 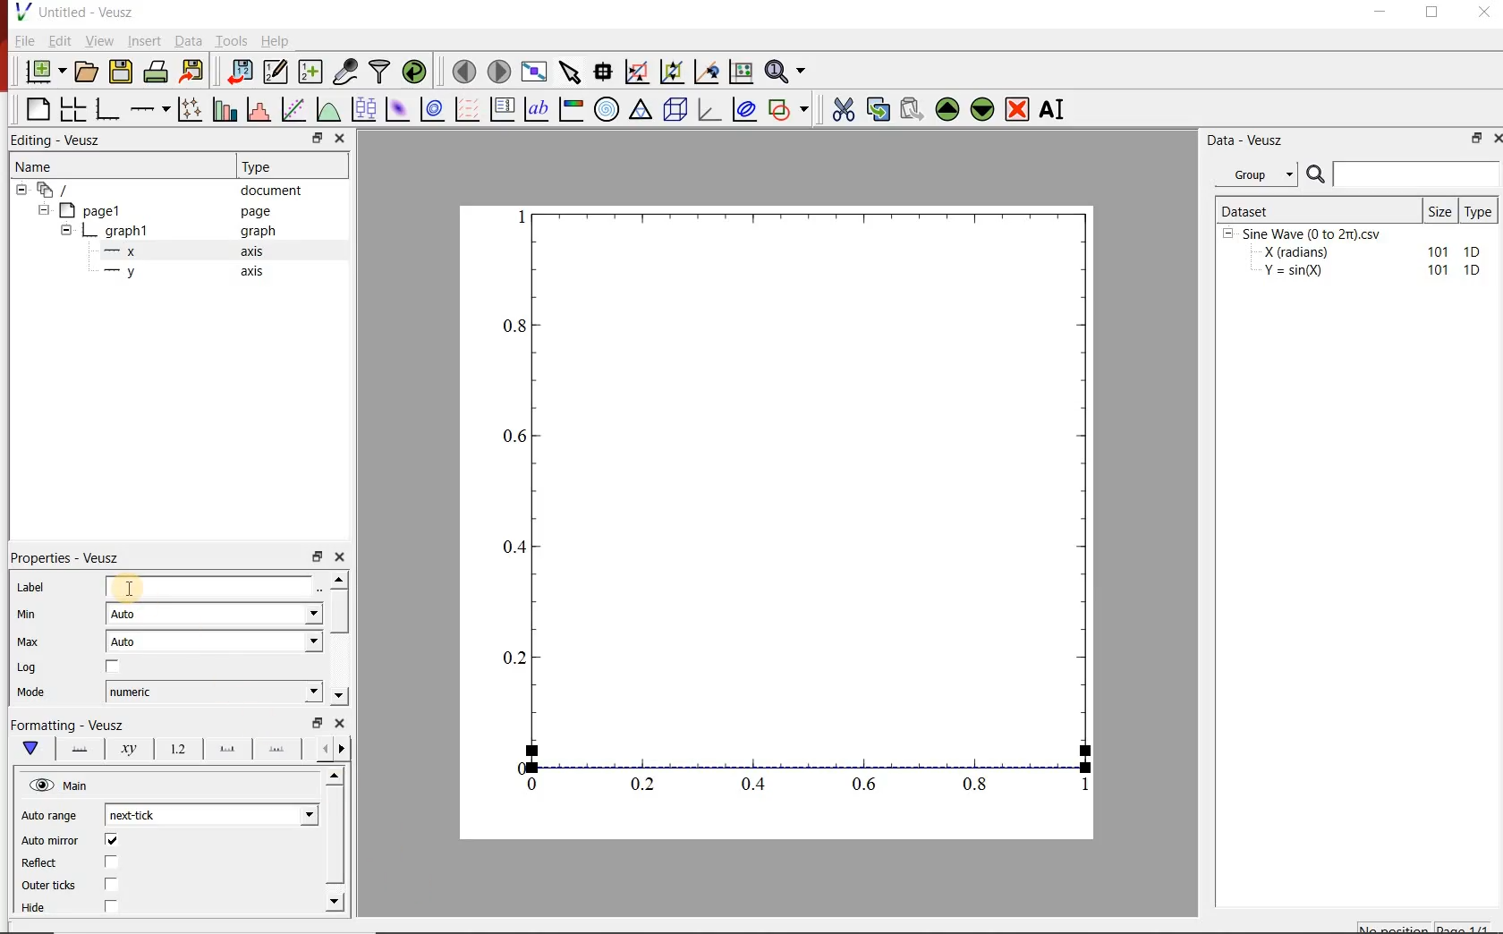 I want to click on down arrow, so click(x=30, y=749).